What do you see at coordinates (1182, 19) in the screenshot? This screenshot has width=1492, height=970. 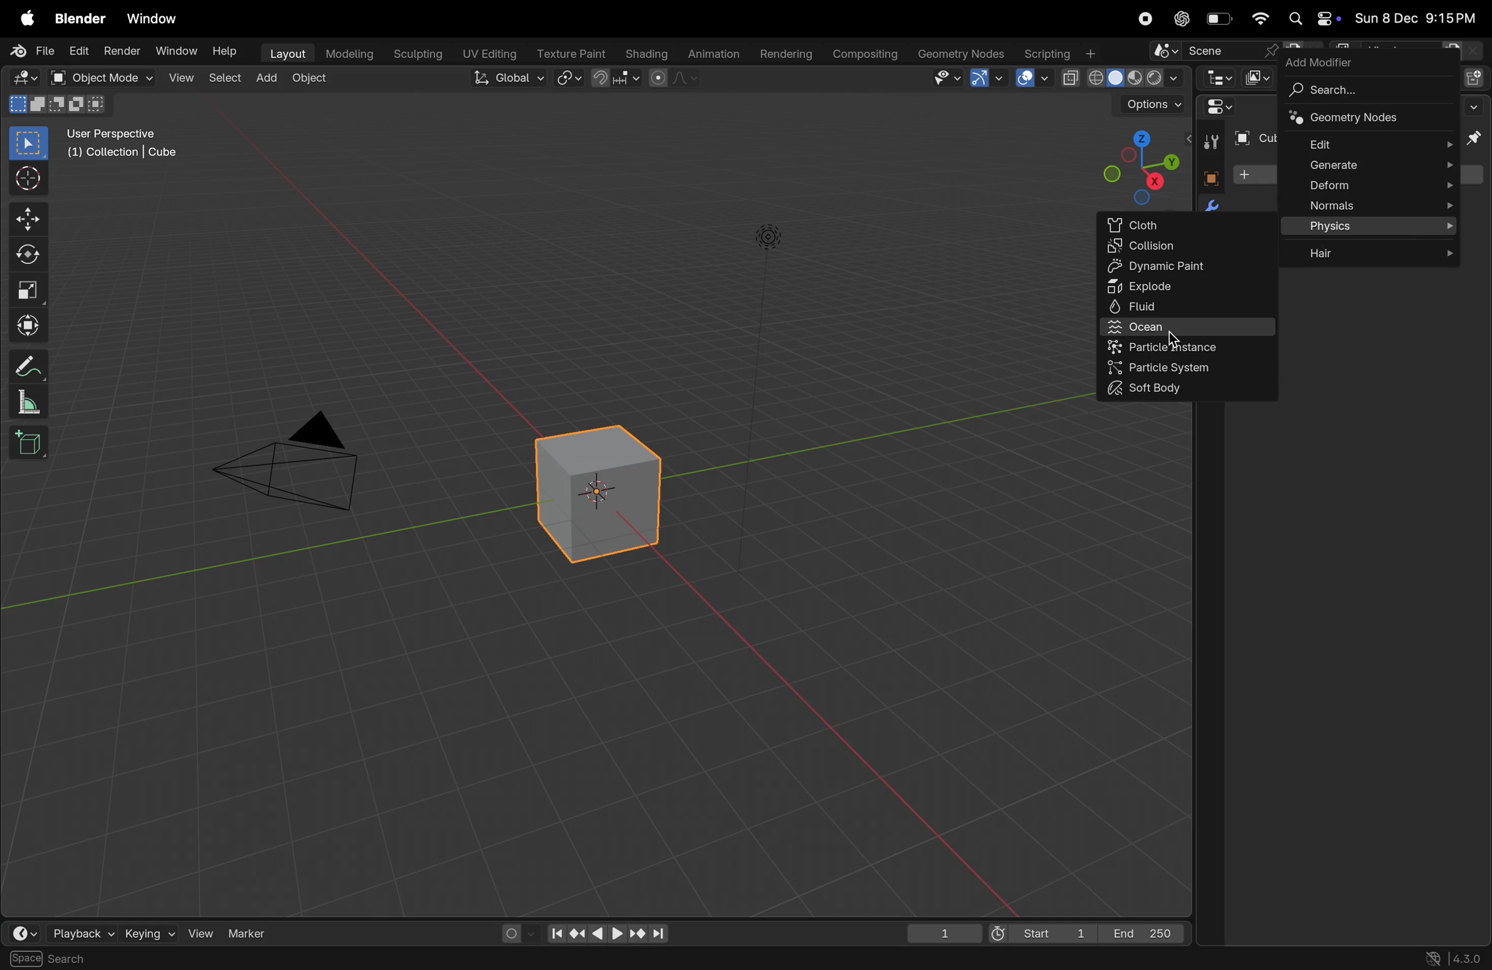 I see `chatgpt` at bounding box center [1182, 19].